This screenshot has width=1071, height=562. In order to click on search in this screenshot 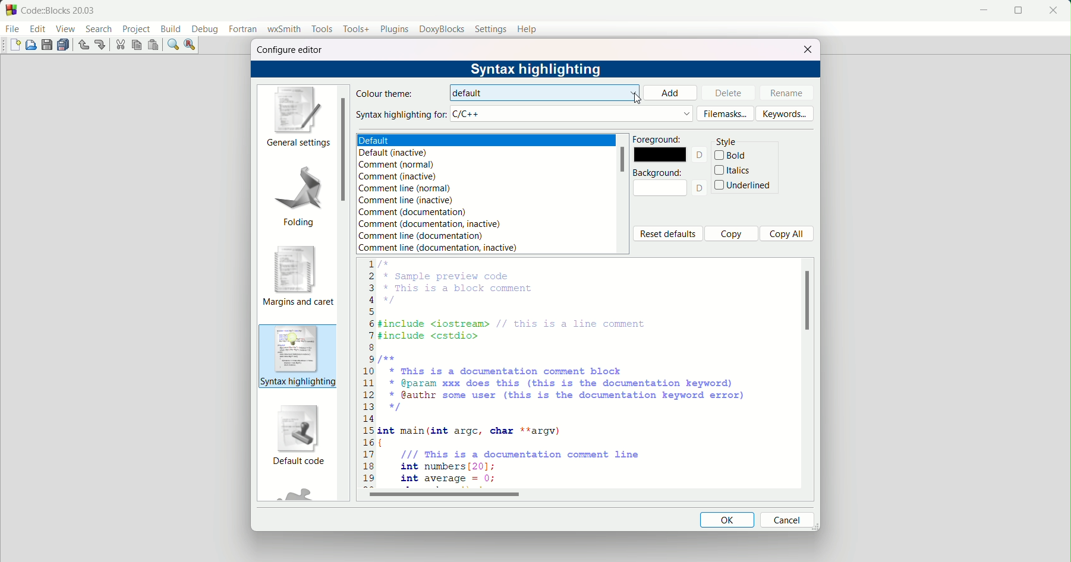, I will do `click(98, 29)`.